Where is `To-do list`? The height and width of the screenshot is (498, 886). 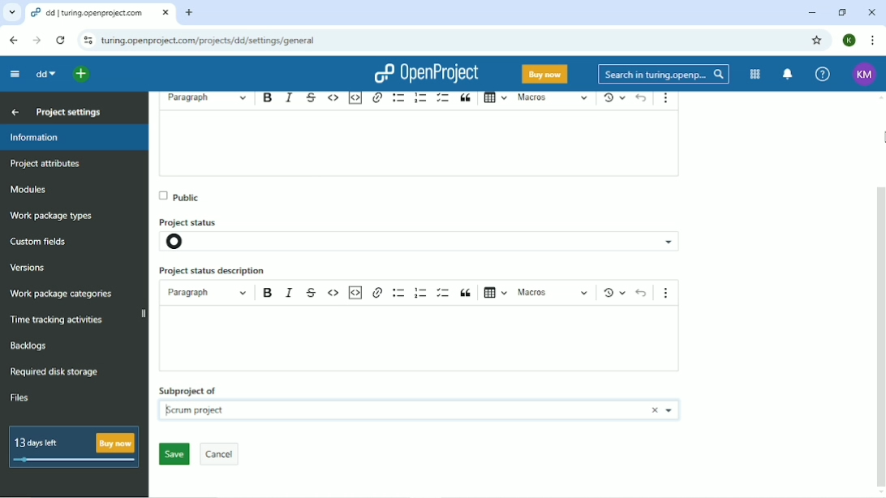 To-do list is located at coordinates (442, 98).